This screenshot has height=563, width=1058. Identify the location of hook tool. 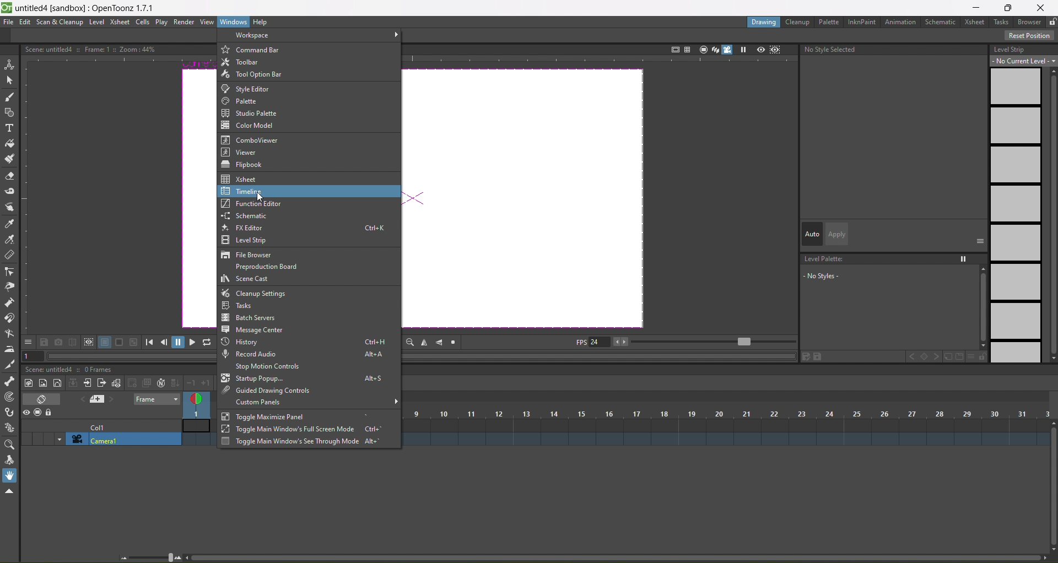
(10, 413).